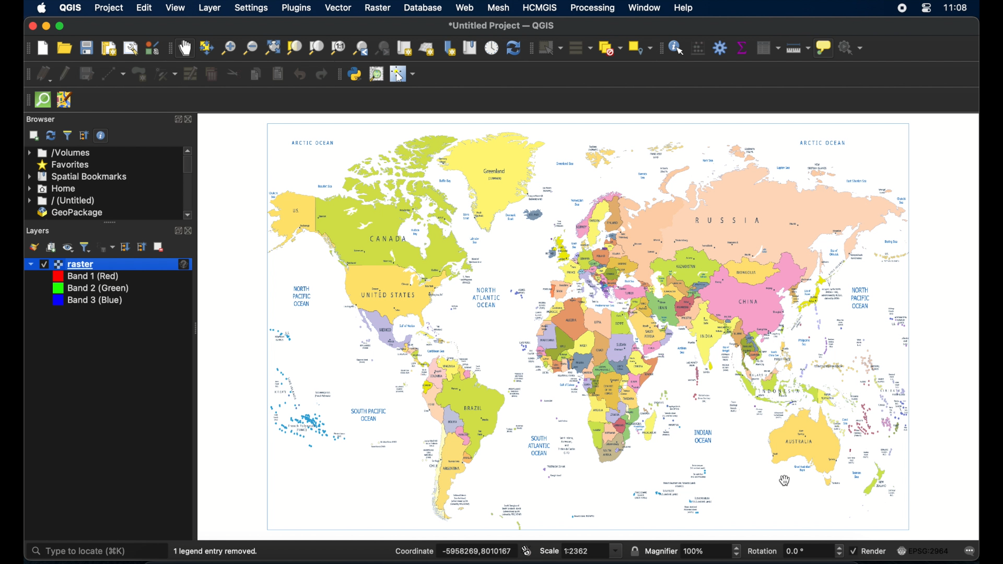  Describe the element at coordinates (29, 263) in the screenshot. I see `dropdown` at that location.